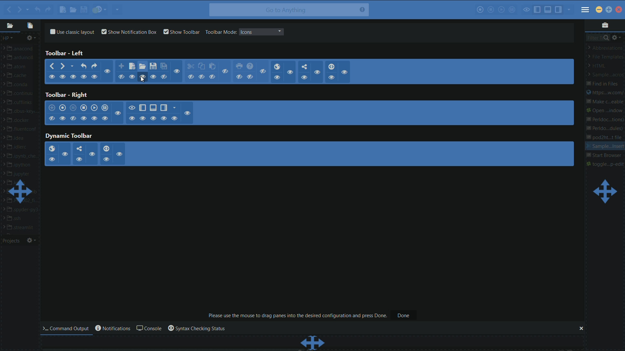  I want to click on hide/show, so click(105, 118).